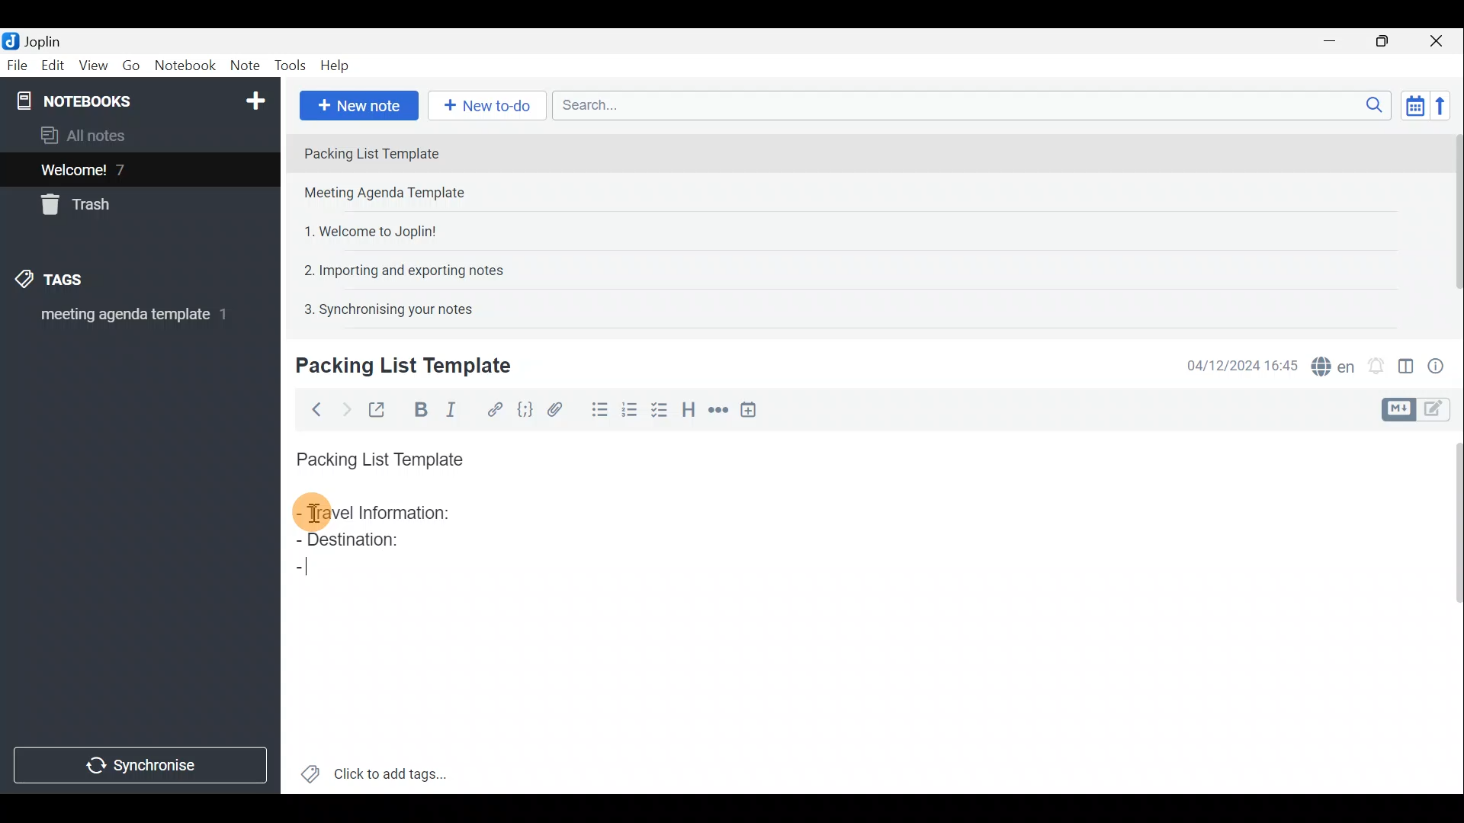 The image size is (1464, 823). Describe the element at coordinates (1329, 363) in the screenshot. I see `Spell checker` at that location.